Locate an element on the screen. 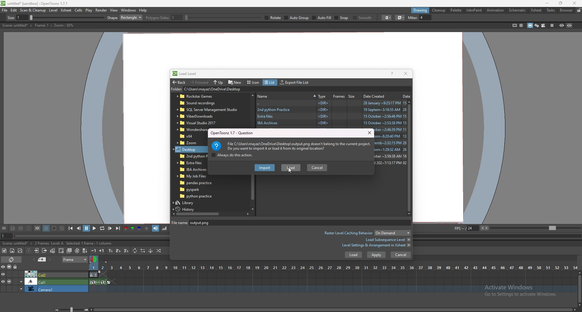  forward is located at coordinates (199, 82).